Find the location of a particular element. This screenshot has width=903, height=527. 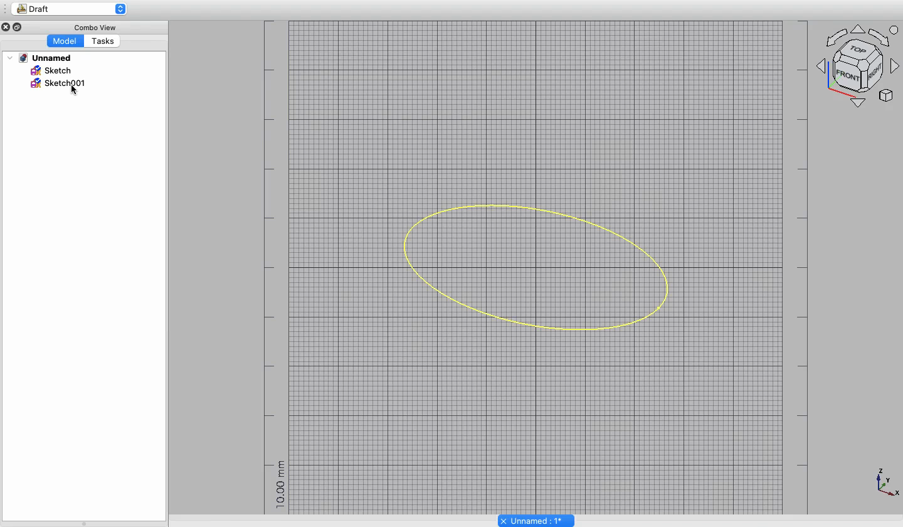

Sketch is located at coordinates (51, 70).